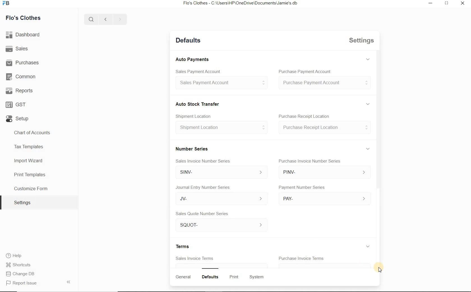  I want to click on Expand, so click(446, 3).